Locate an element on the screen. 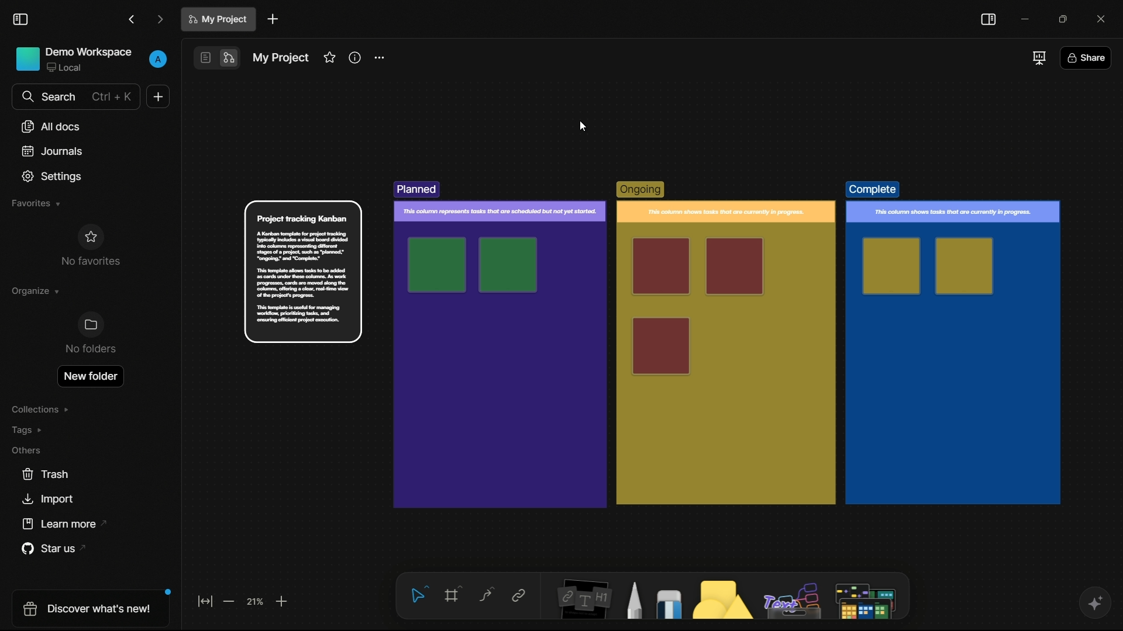 This screenshot has width=1123, height=631. profile icon is located at coordinates (159, 57).